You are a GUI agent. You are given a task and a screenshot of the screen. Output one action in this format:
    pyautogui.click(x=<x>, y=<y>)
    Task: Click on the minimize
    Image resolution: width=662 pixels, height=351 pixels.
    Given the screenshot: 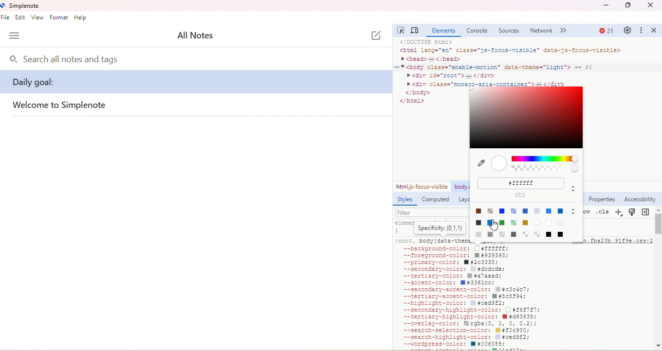 What is the action you would take?
    pyautogui.click(x=605, y=6)
    